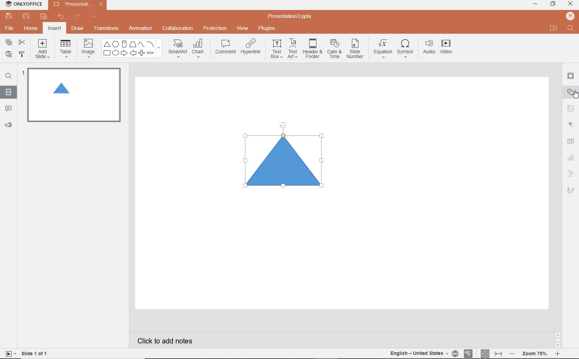  Describe the element at coordinates (8, 108) in the screenshot. I see `COMMENTS` at that location.